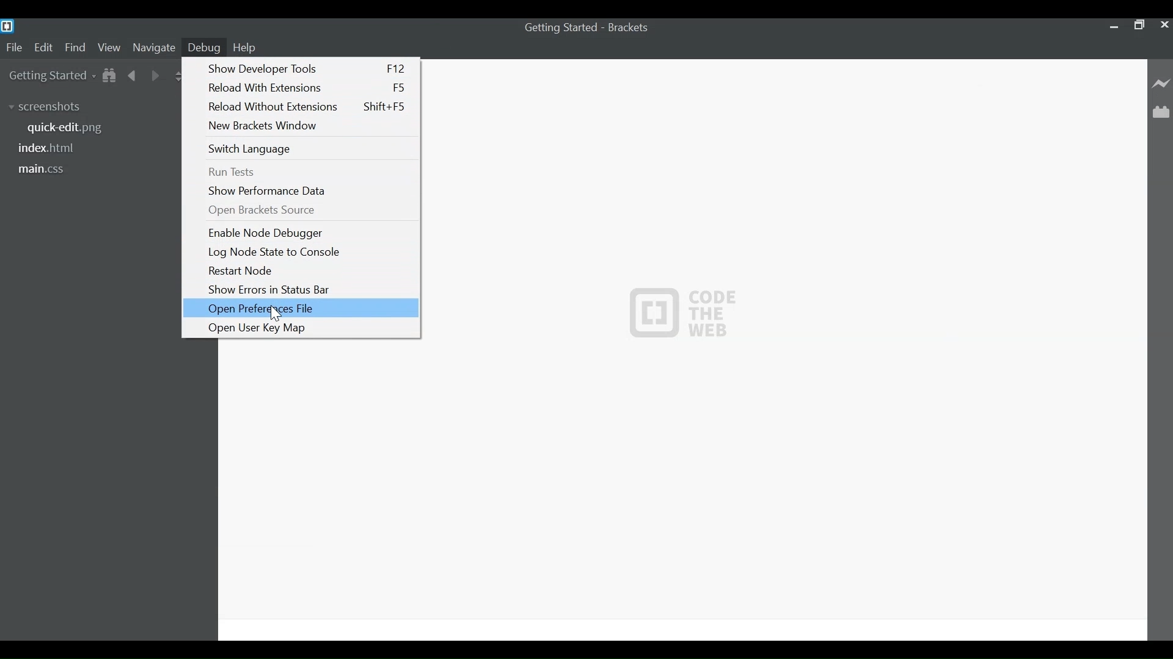 This screenshot has height=659, width=1173. Describe the element at coordinates (1138, 24) in the screenshot. I see `Restore` at that location.